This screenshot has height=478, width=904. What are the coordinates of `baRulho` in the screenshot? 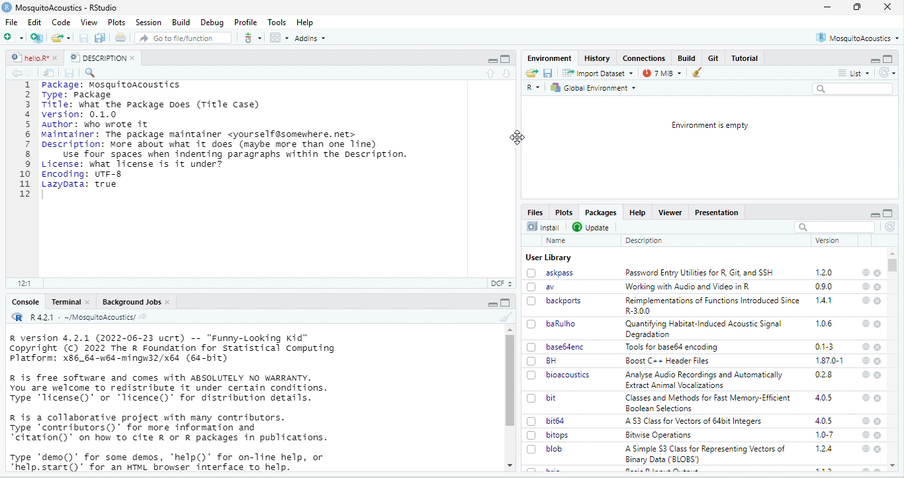 It's located at (551, 323).